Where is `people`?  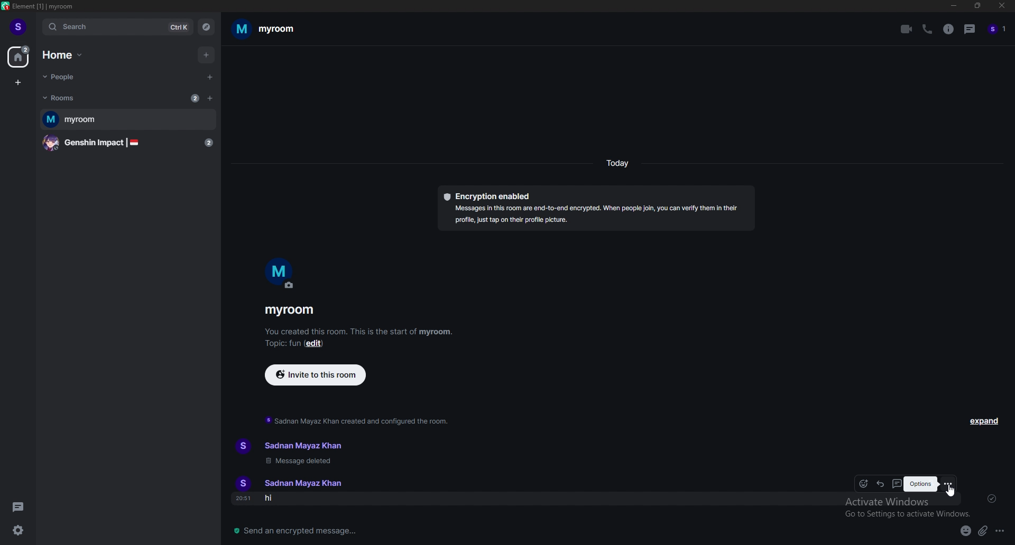 people is located at coordinates (66, 78).